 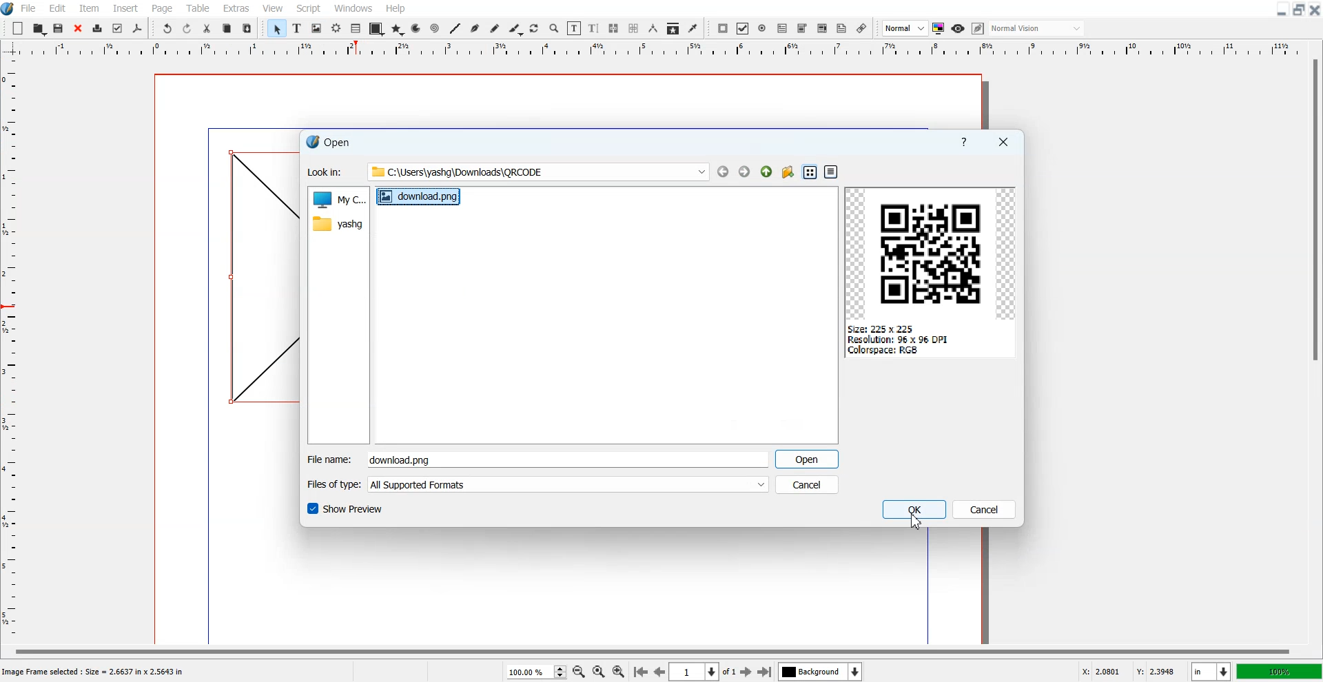 What do you see at coordinates (401, 459) in the screenshot?
I see `download.png` at bounding box center [401, 459].